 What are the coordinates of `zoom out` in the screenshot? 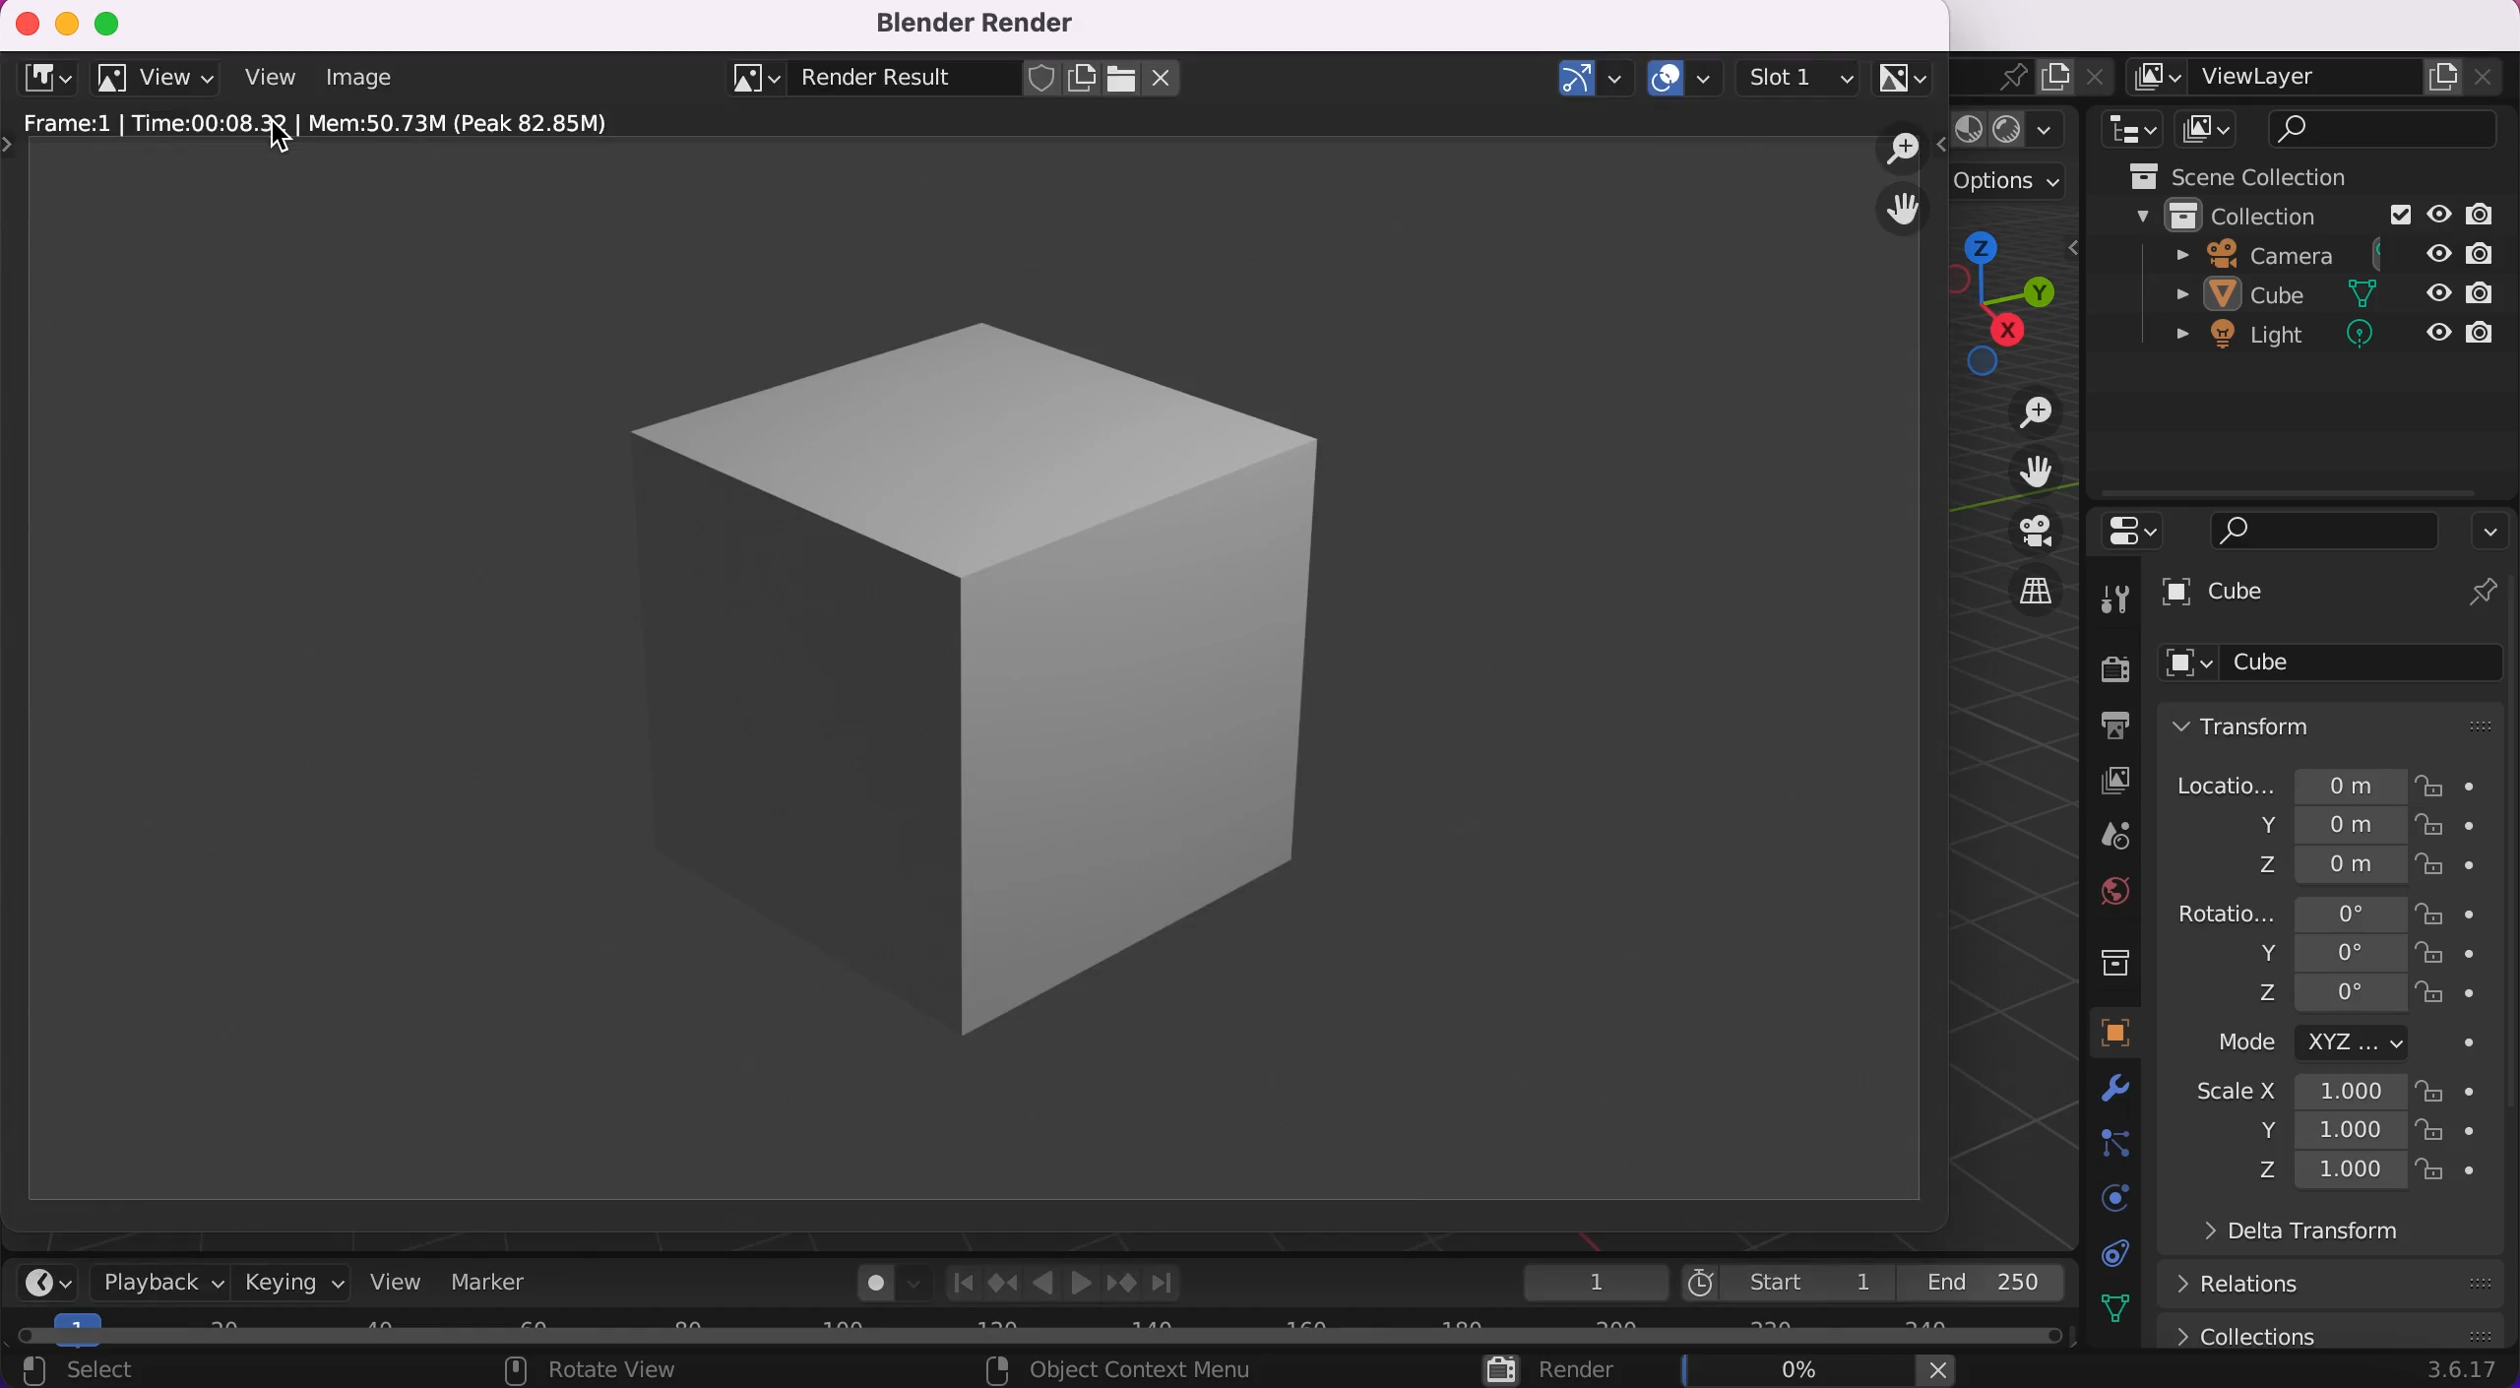 It's located at (1899, 150).